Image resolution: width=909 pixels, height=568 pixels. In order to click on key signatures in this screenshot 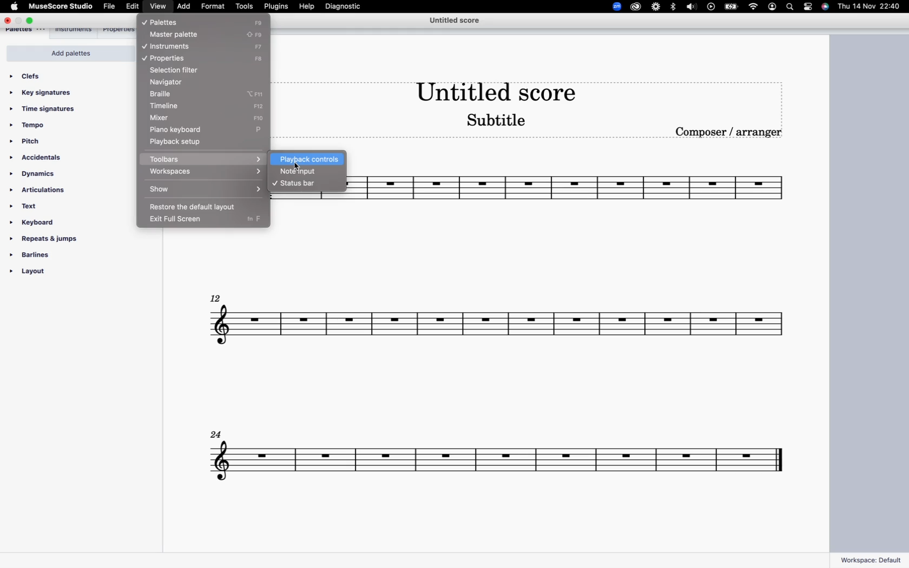, I will do `click(46, 93)`.